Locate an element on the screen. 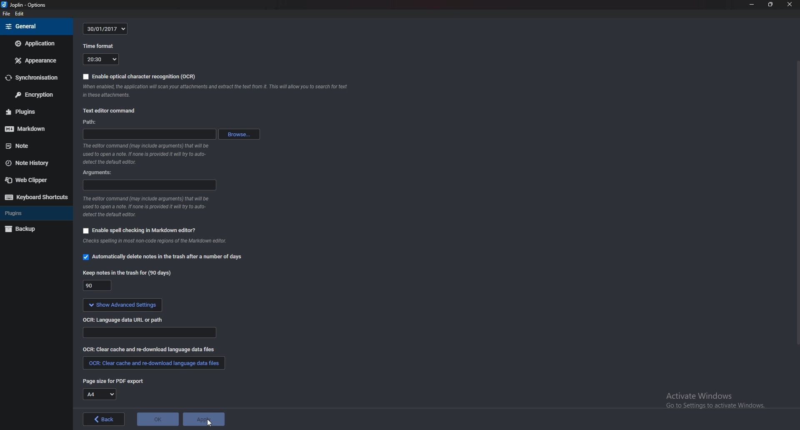  close is located at coordinates (787, 5).